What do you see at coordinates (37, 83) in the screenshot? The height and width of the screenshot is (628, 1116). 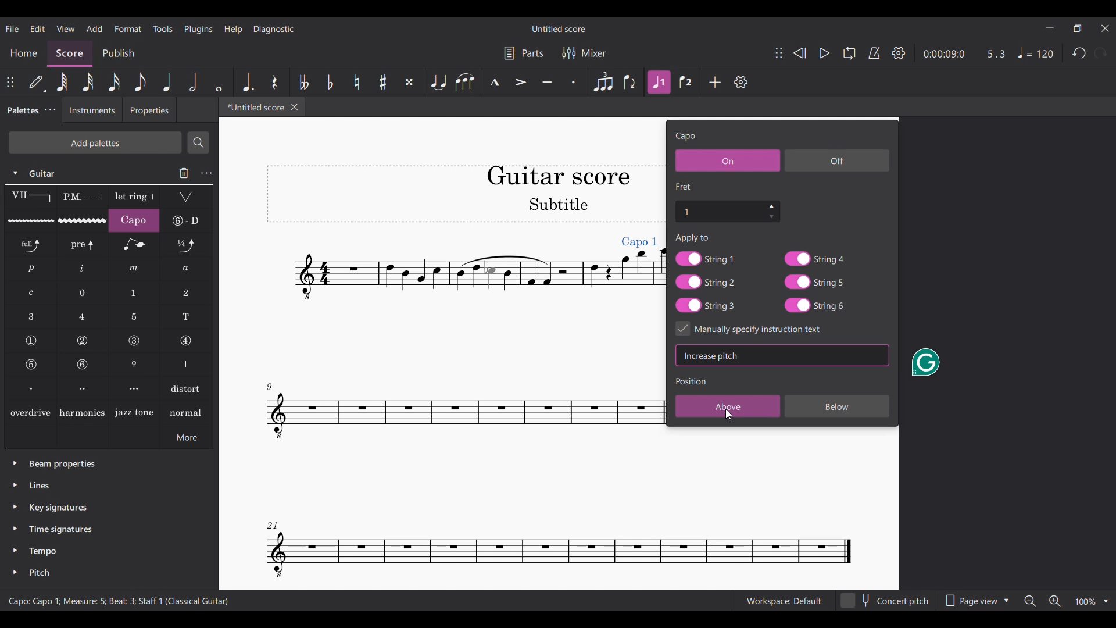 I see `Default` at bounding box center [37, 83].